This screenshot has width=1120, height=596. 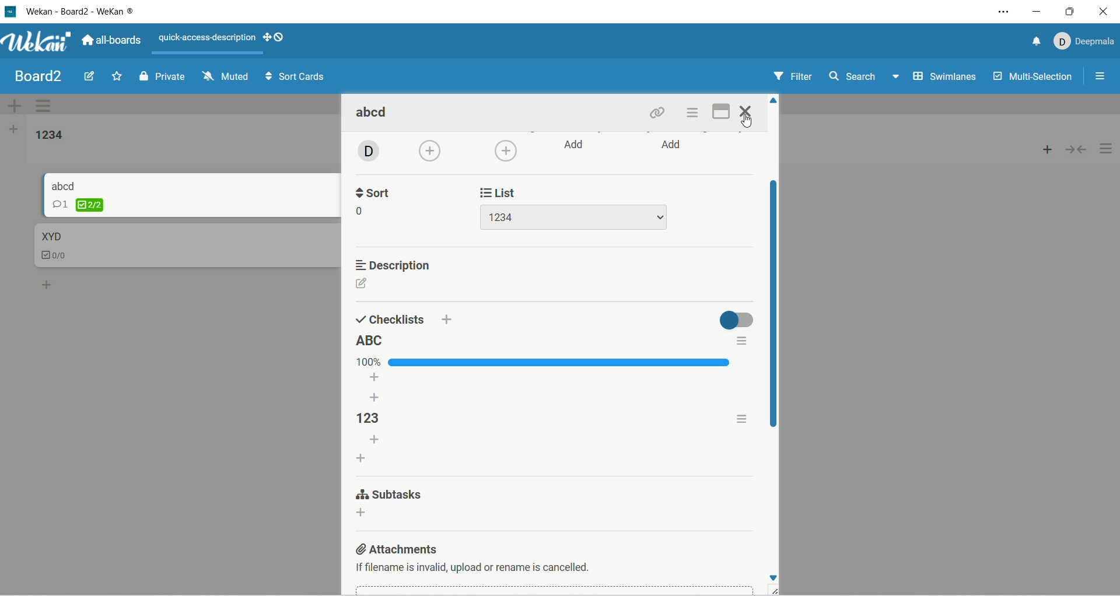 I want to click on list title, so click(x=51, y=135).